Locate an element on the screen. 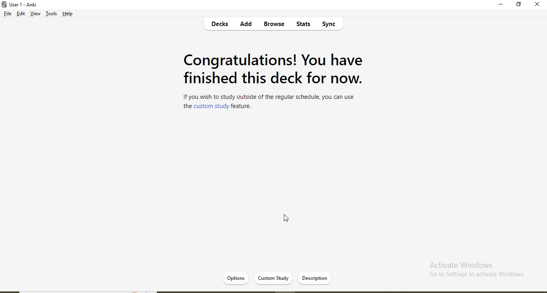  browse is located at coordinates (273, 24).